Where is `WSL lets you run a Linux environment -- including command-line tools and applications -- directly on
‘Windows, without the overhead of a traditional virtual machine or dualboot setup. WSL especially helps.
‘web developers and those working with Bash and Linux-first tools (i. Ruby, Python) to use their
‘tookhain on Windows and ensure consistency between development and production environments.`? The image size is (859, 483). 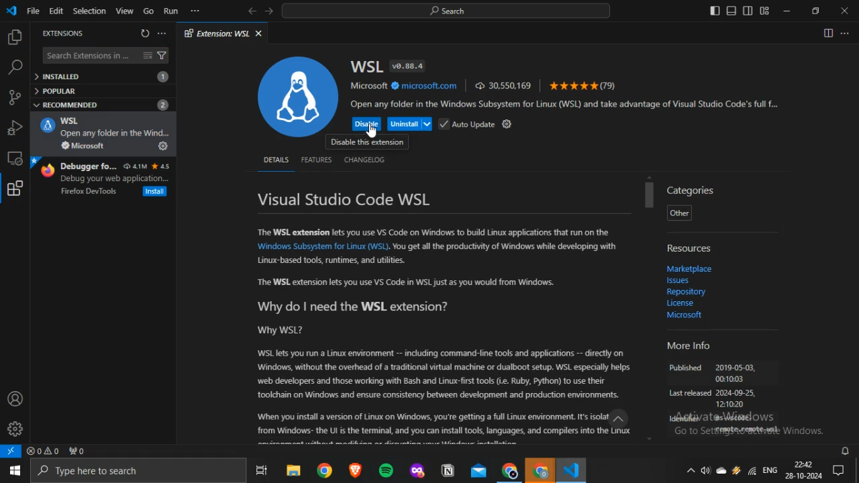
WSL lets you run a Linux environment -- including command-line tools and applications -- directly on
‘Windows, without the overhead of a traditional virtual machine or dualboot setup. WSL especially helps.
‘web developers and those working with Bash and Linux-first tools (i. Ruby, Python) to use their
‘tookhain on Windows and ensure consistency between development and production environments. is located at coordinates (444, 375).